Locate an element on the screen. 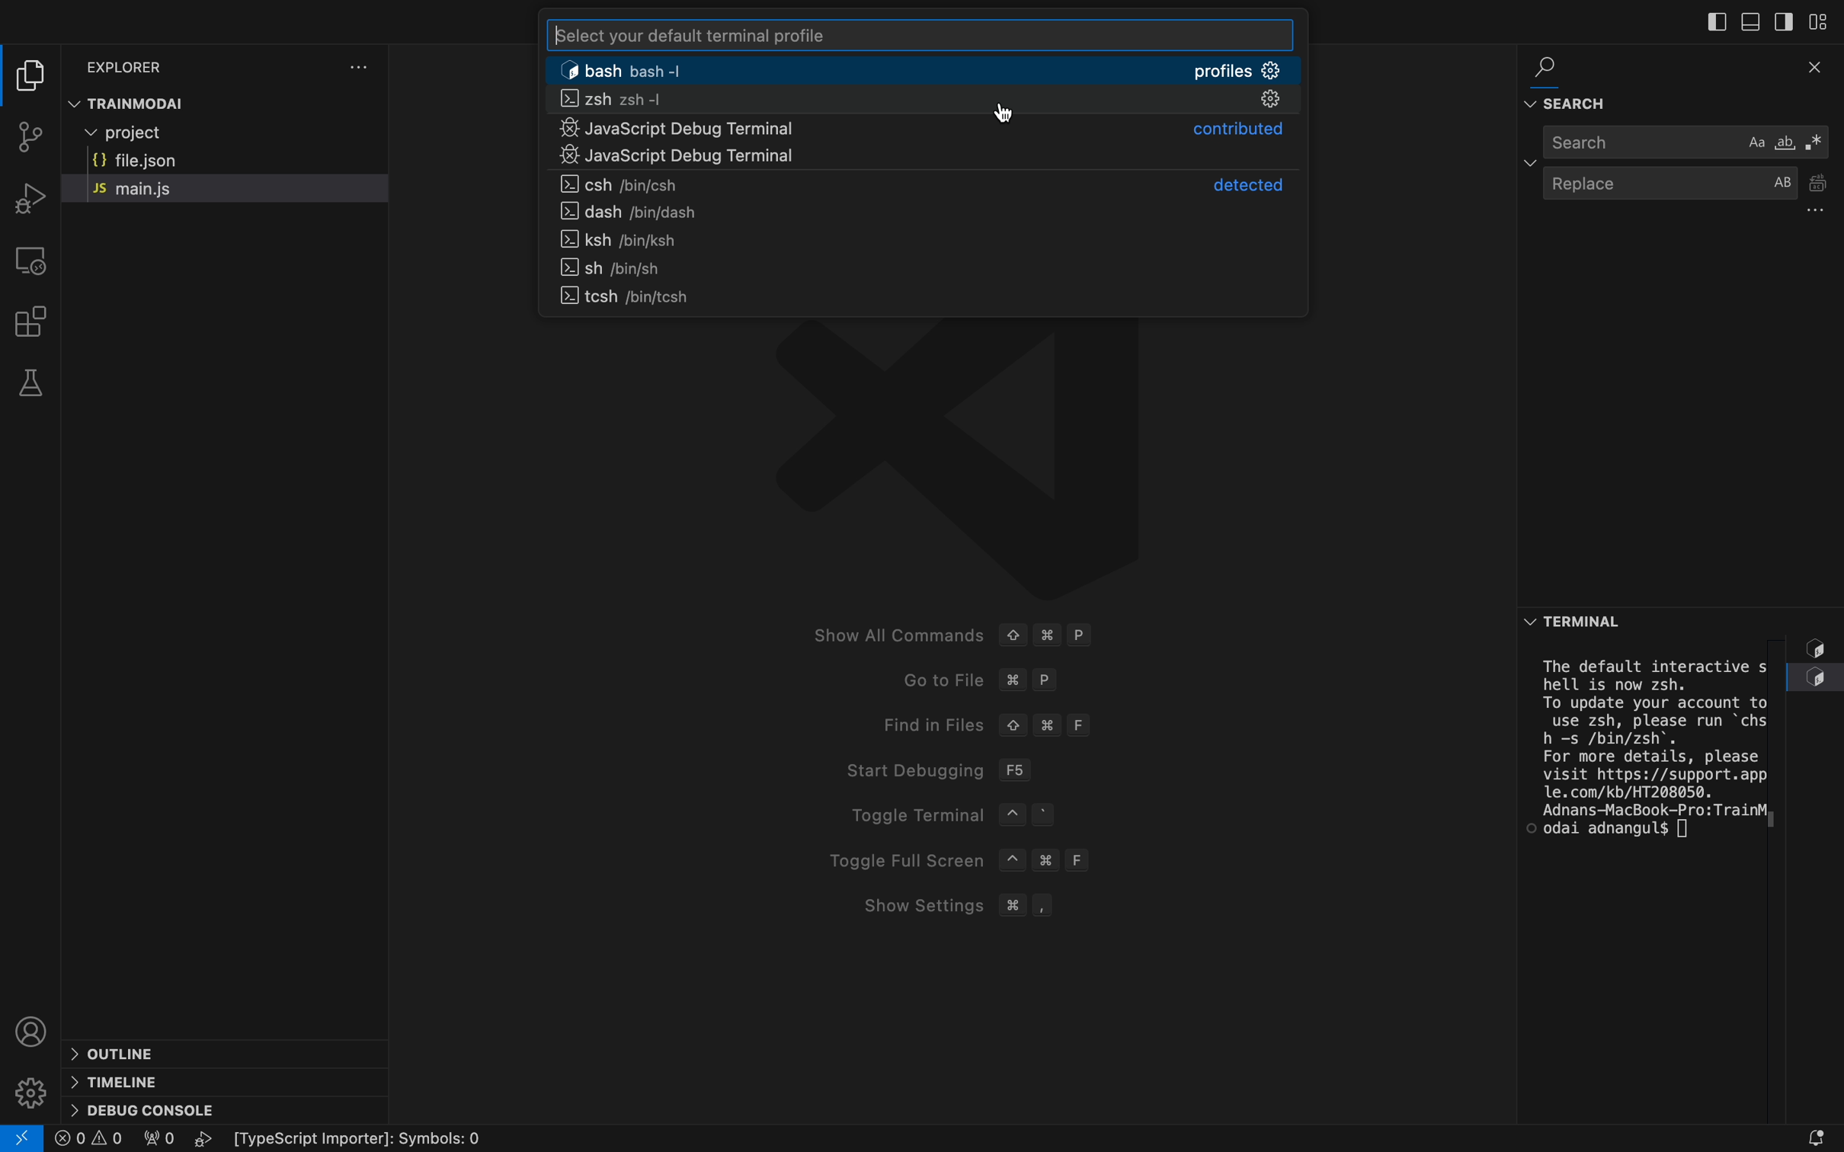 Image resolution: width=1844 pixels, height=1152 pixels.  is located at coordinates (920, 213).